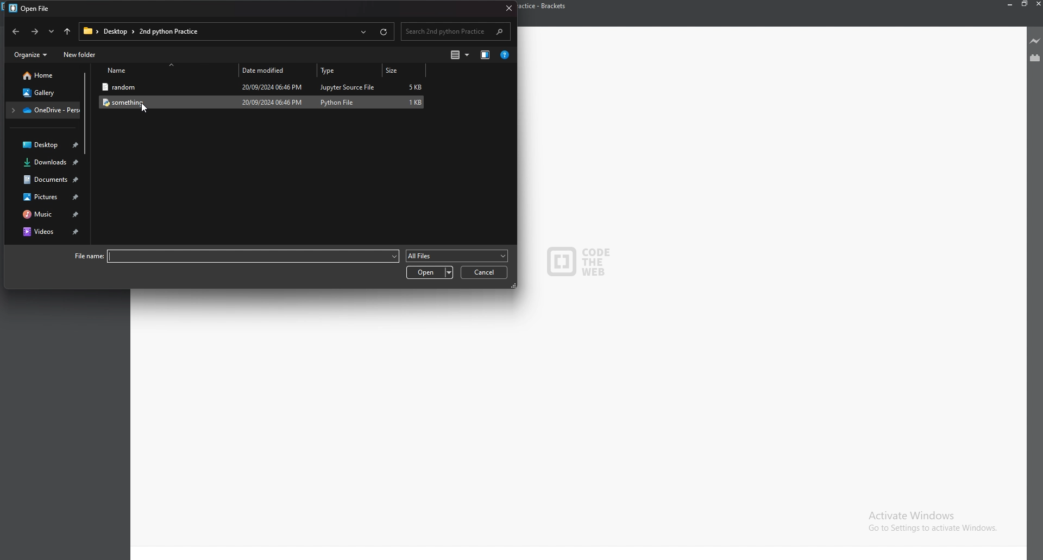  Describe the element at coordinates (1010, 4) in the screenshot. I see `minimize` at that location.